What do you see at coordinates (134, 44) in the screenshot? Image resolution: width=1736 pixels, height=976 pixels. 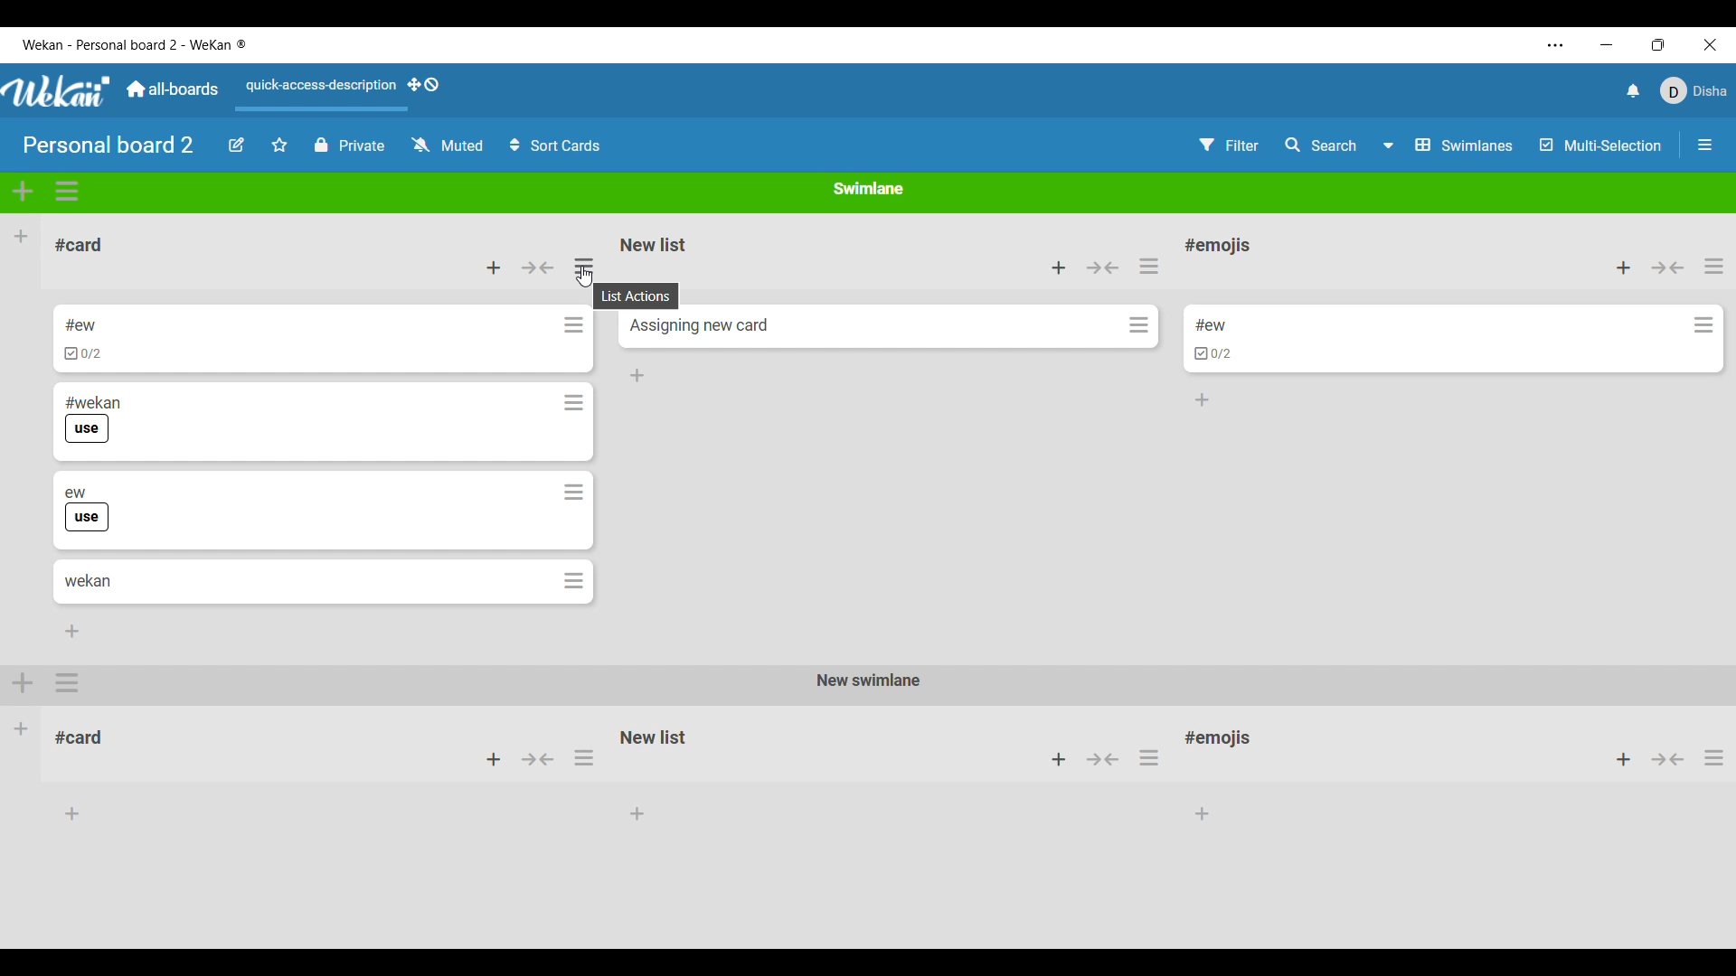 I see `Name of software and current board` at bounding box center [134, 44].